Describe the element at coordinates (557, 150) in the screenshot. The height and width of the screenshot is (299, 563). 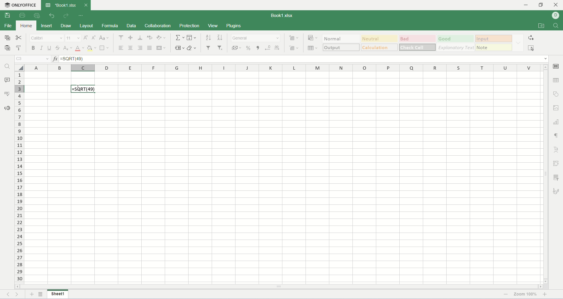
I see `text art settings` at that location.